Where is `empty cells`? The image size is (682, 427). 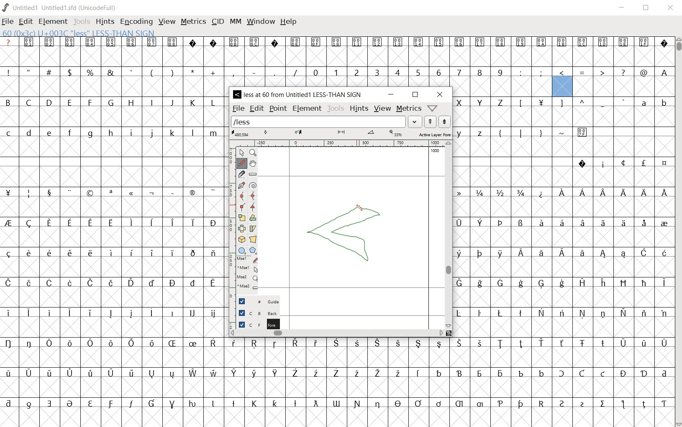 empty cells is located at coordinates (563, 267).